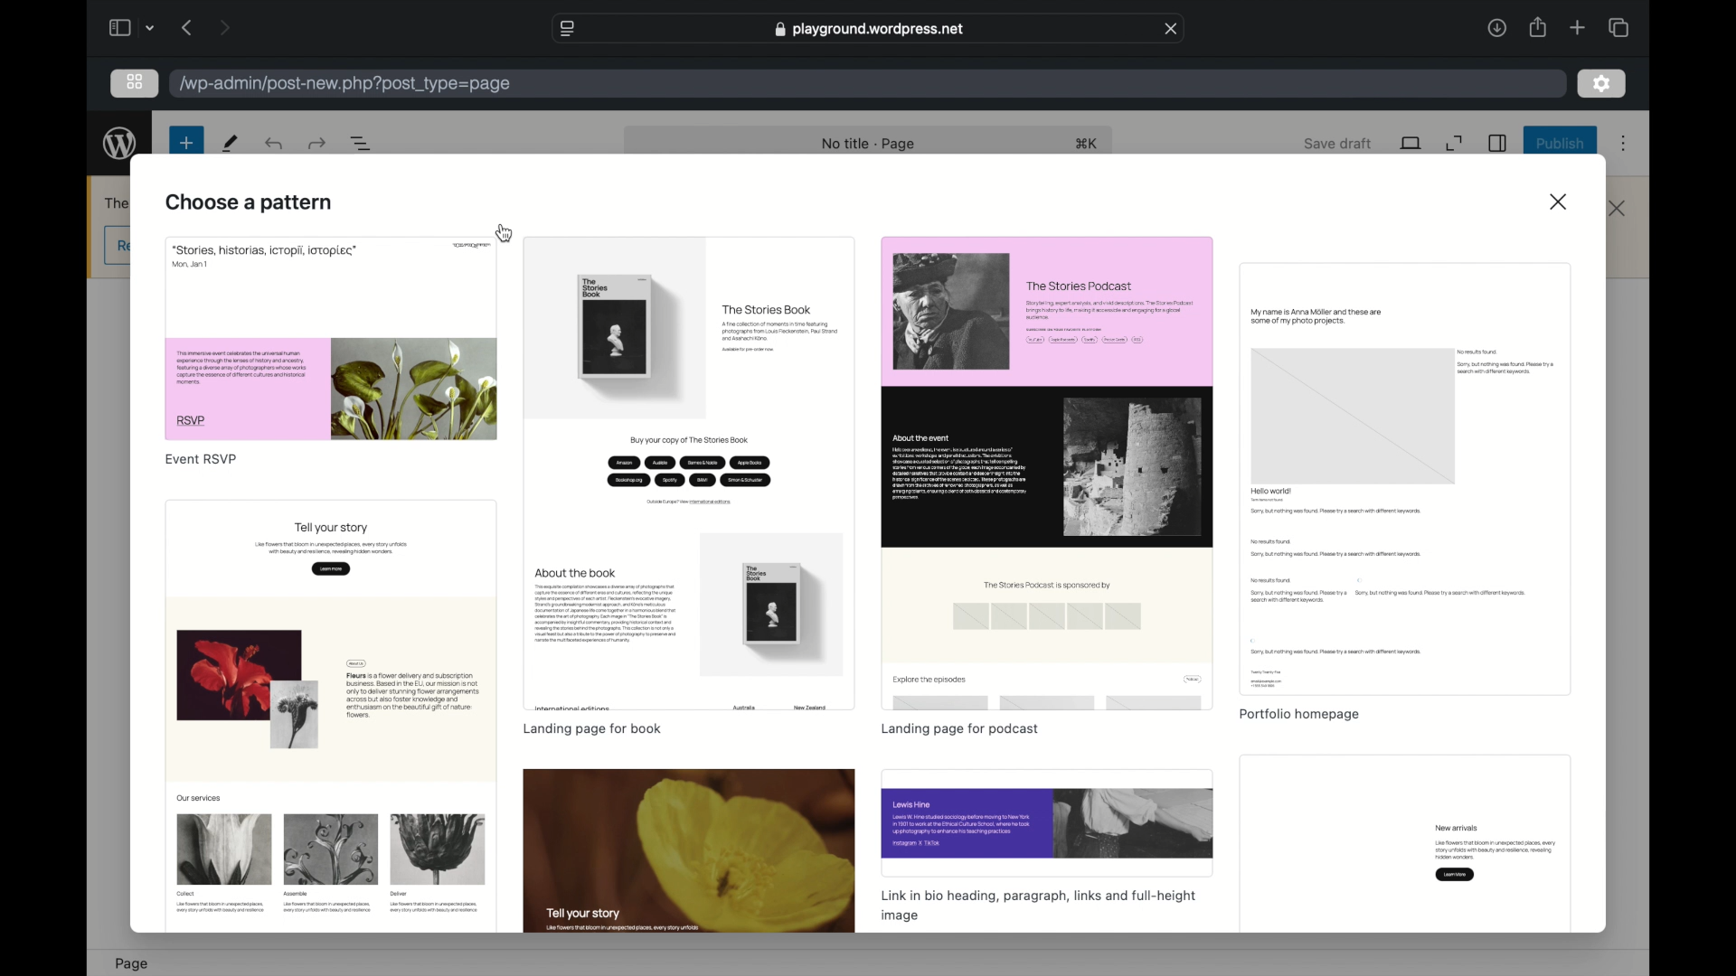 This screenshot has width=1736, height=976. I want to click on shortcut, so click(1087, 143).